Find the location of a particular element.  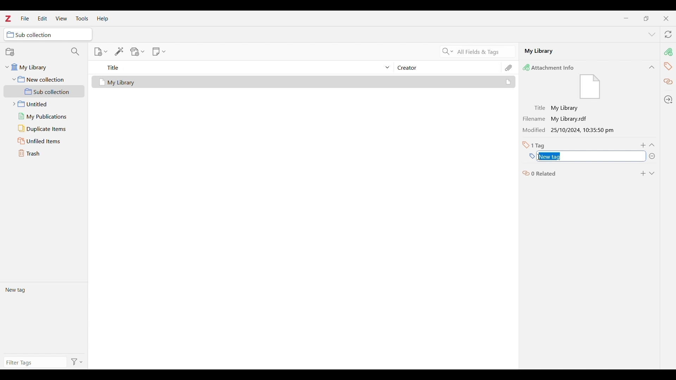

Minimize is located at coordinates (626, 18).